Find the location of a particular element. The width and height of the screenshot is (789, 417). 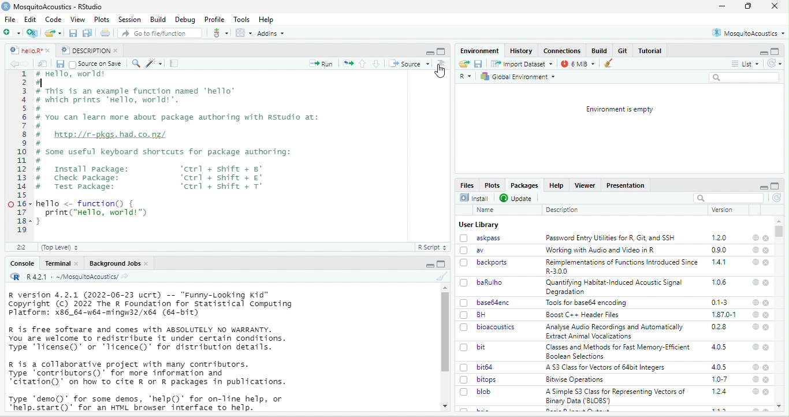

(Top Level) is located at coordinates (61, 247).